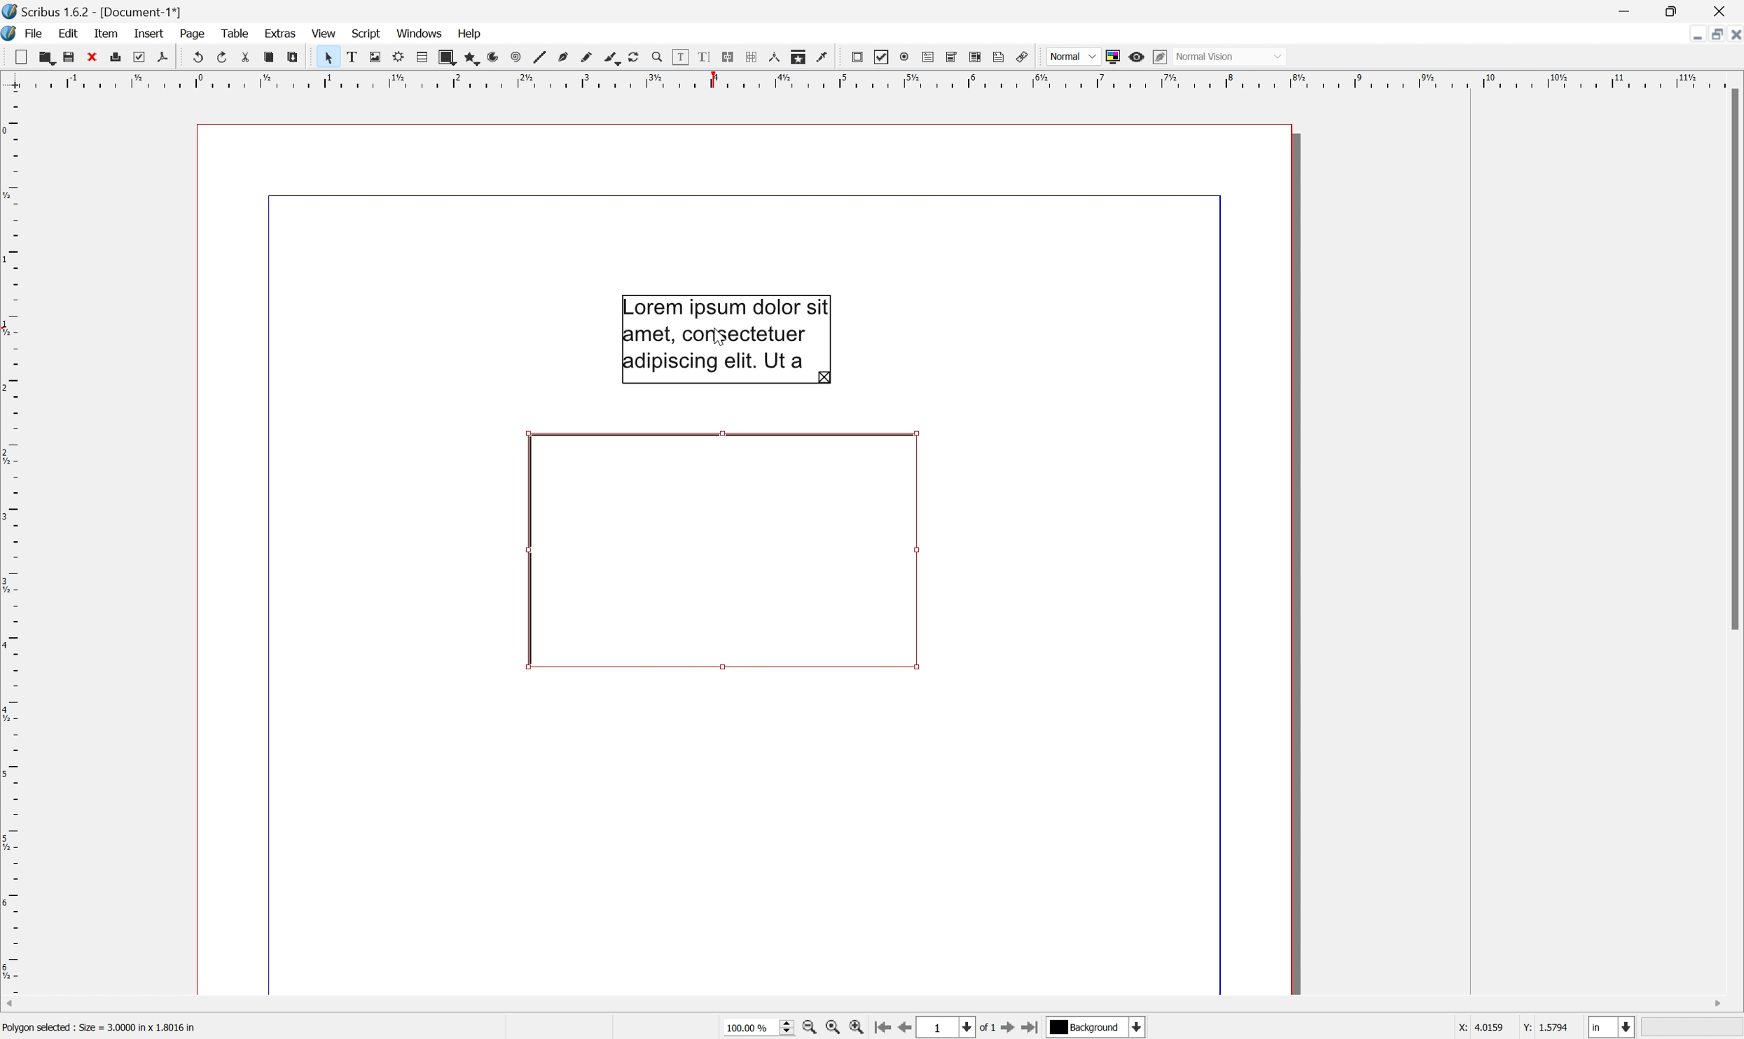 This screenshot has height=1039, width=1744. Describe the element at coordinates (41, 58) in the screenshot. I see `Open` at that location.